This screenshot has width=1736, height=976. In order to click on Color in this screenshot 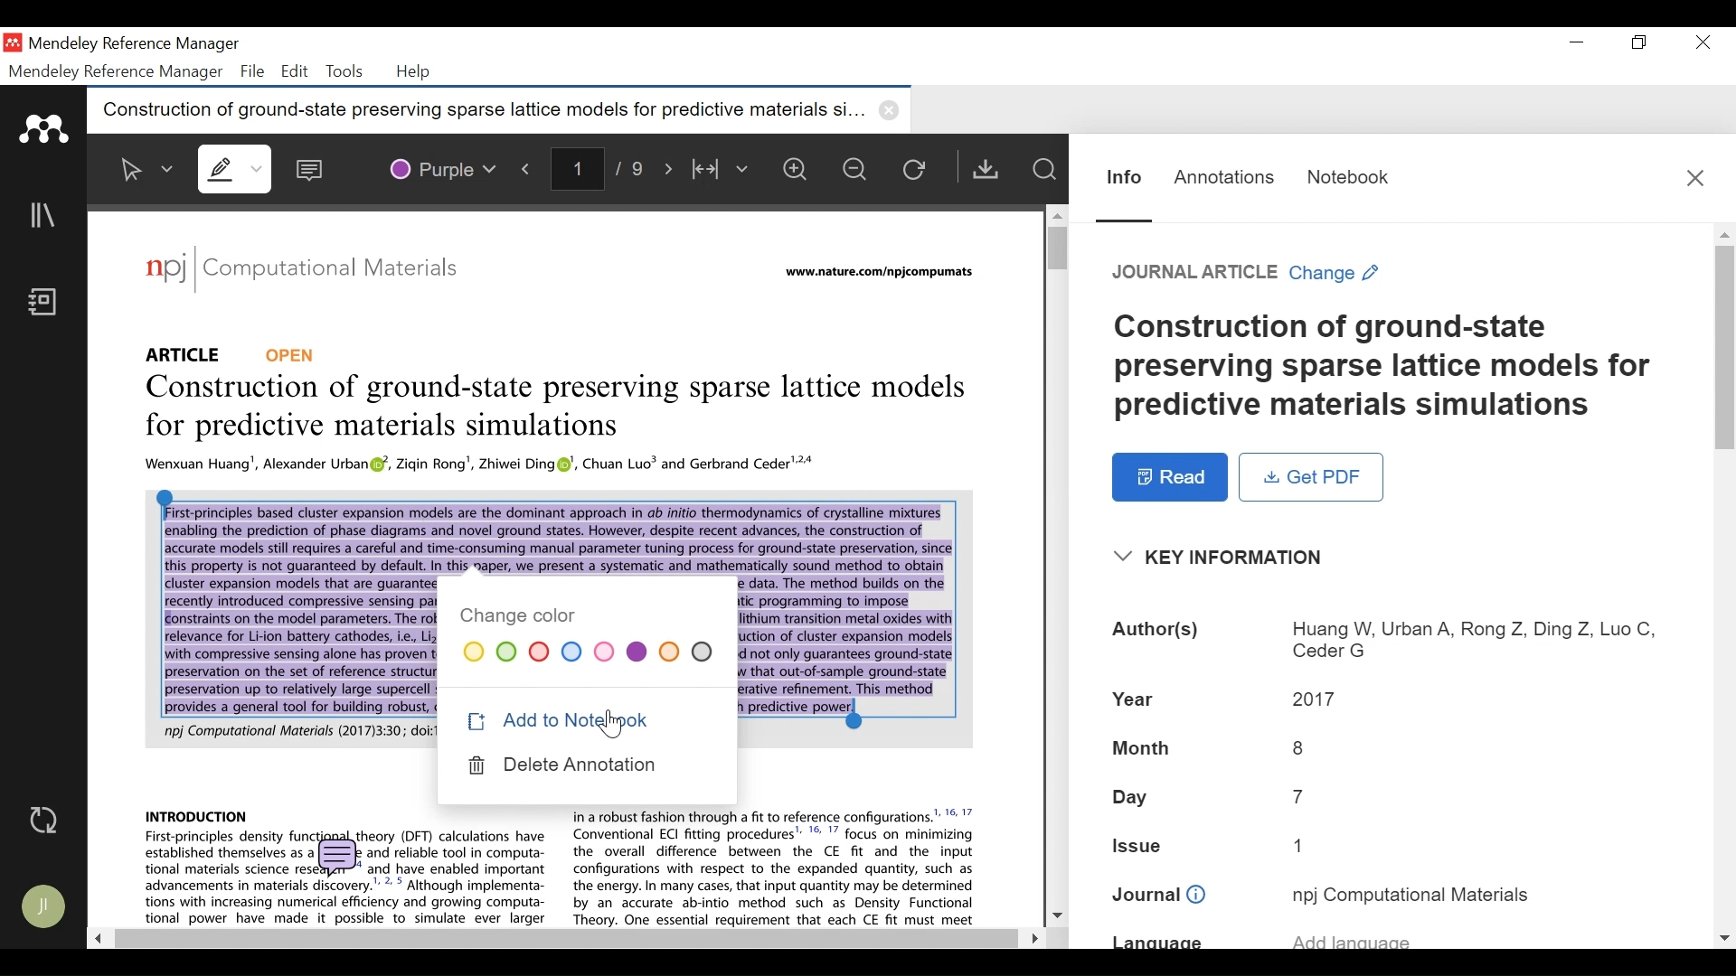, I will do `click(441, 166)`.